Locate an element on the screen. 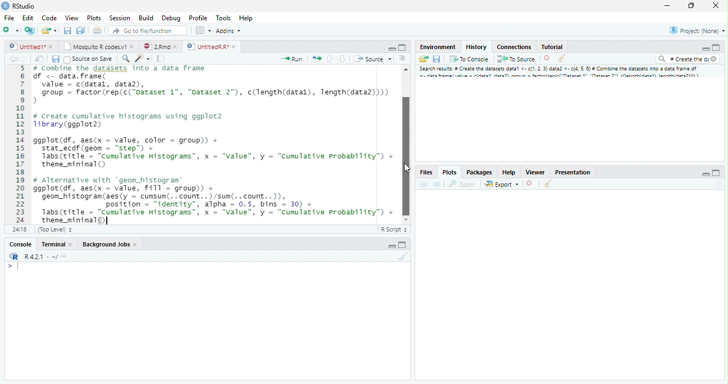  New file is located at coordinates (11, 29).